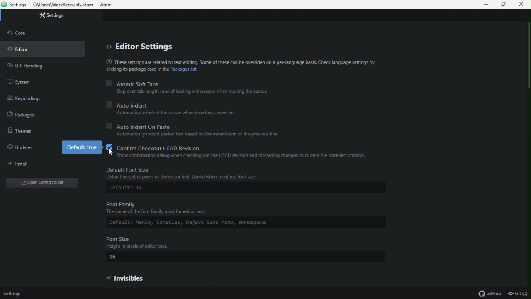 Image resolution: width=531 pixels, height=299 pixels. Describe the element at coordinates (141, 45) in the screenshot. I see `editor settings` at that location.